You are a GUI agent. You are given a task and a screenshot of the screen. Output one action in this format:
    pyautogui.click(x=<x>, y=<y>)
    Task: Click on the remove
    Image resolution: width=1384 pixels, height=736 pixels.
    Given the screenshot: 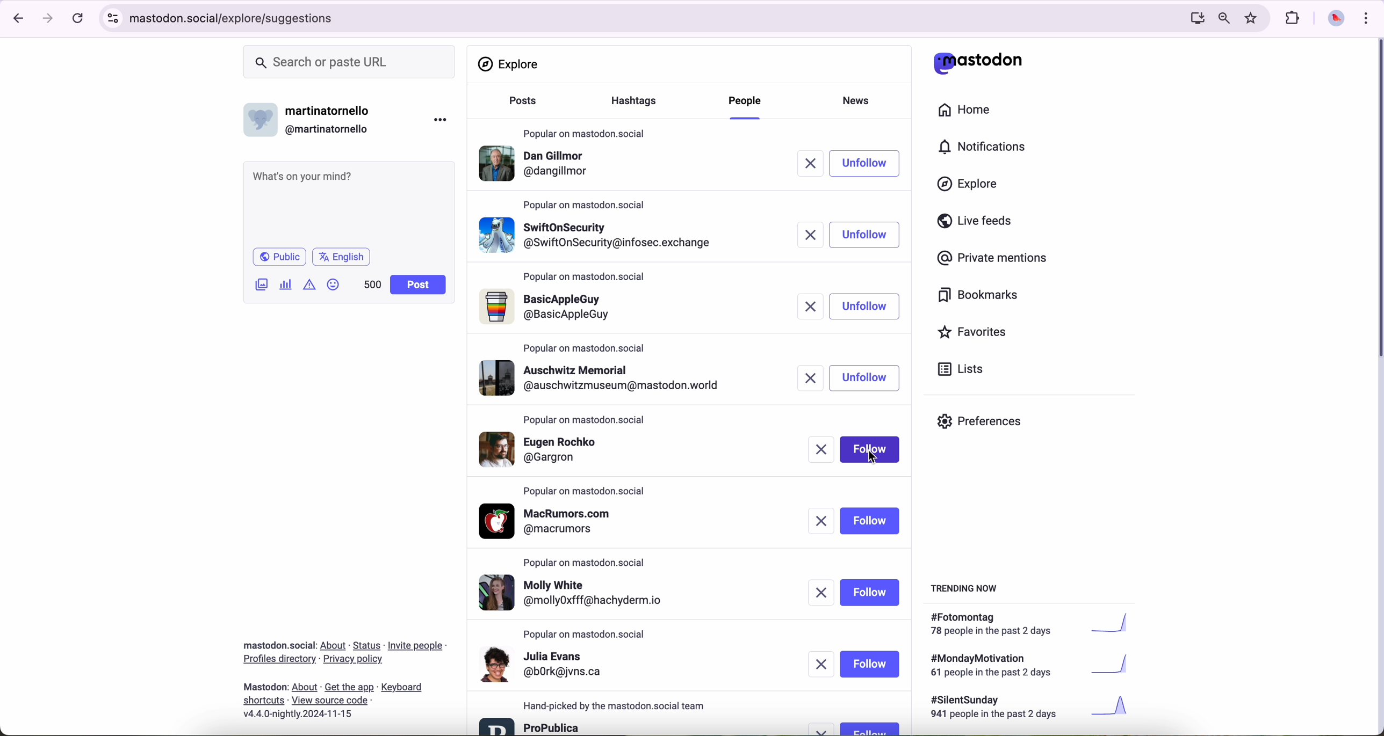 What is the action you would take?
    pyautogui.click(x=812, y=234)
    